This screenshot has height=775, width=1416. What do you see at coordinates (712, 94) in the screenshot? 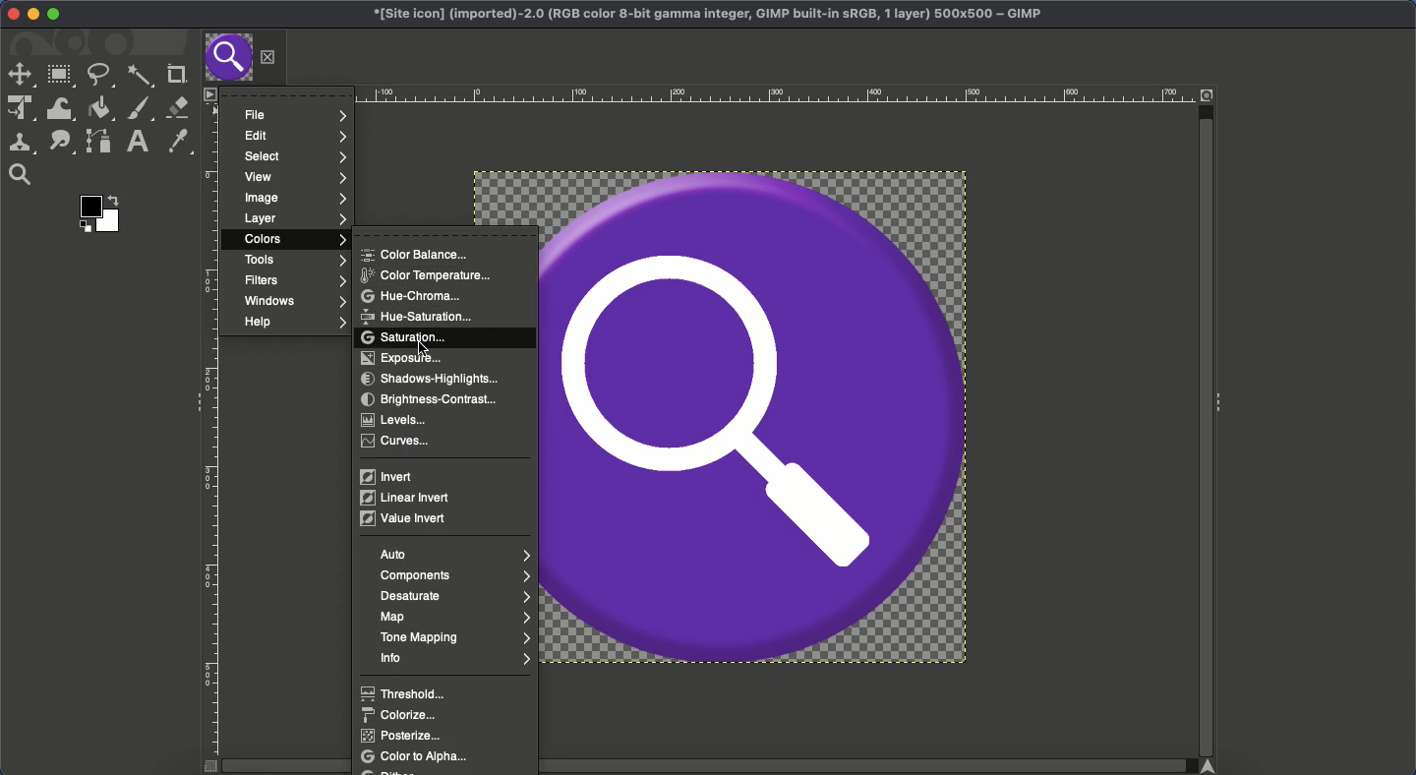
I see `Ruler` at bounding box center [712, 94].